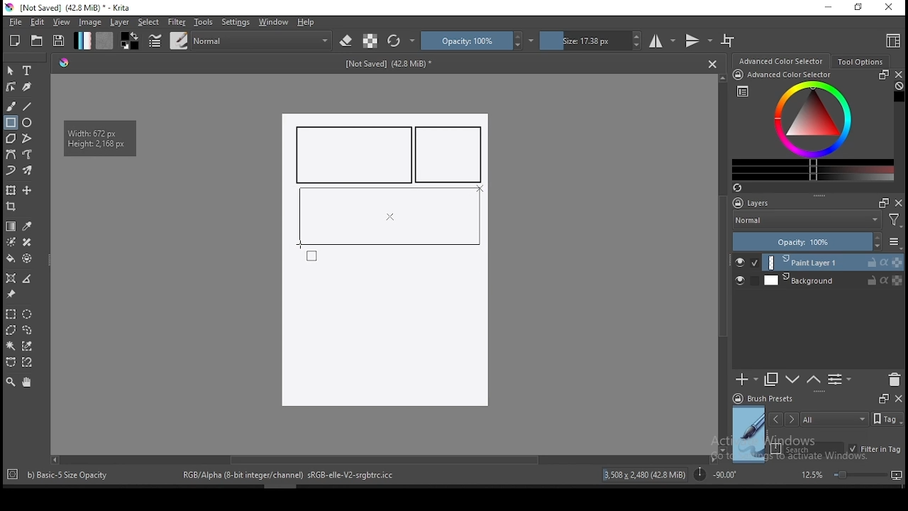  I want to click on elliptical selection tool, so click(27, 314).